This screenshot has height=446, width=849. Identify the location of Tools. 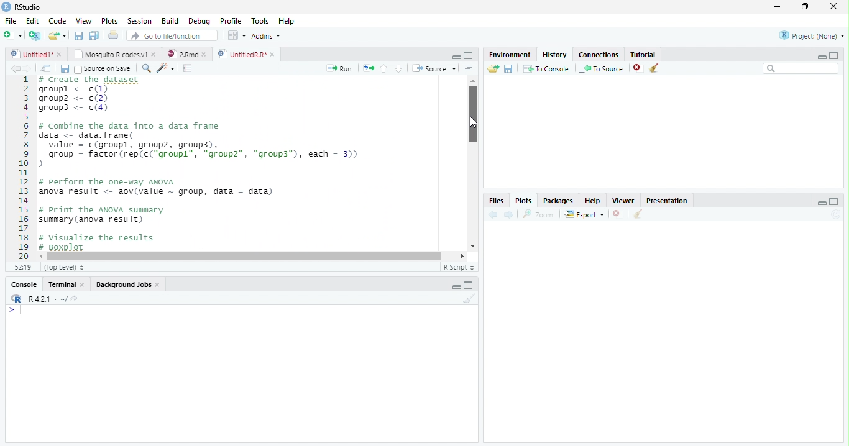
(261, 20).